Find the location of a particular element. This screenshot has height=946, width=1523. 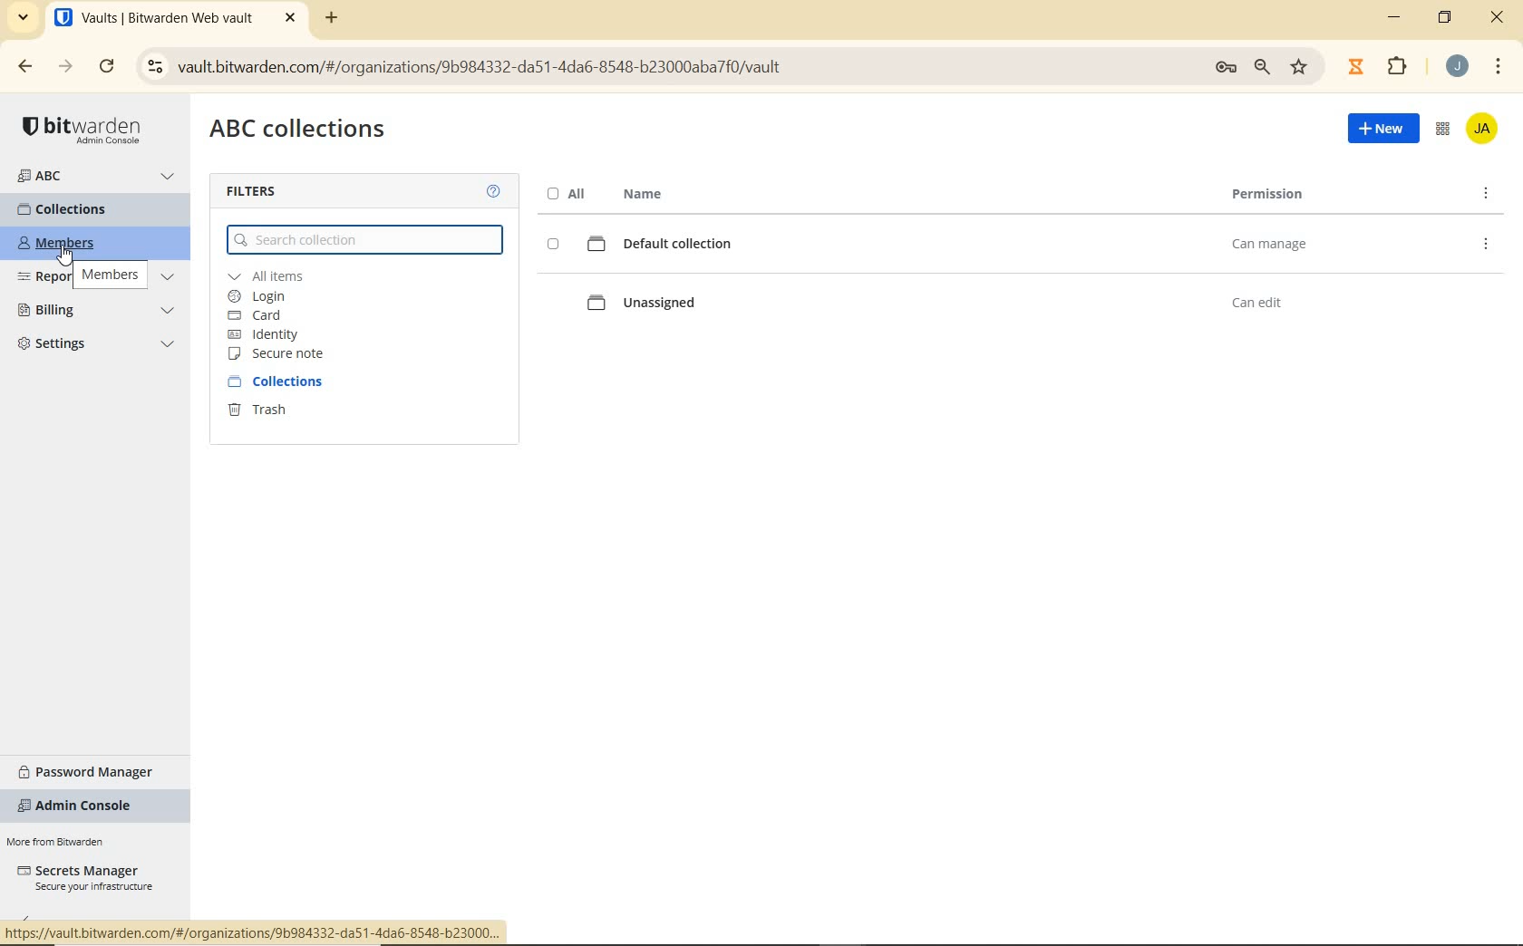

ALL is located at coordinates (564, 193).